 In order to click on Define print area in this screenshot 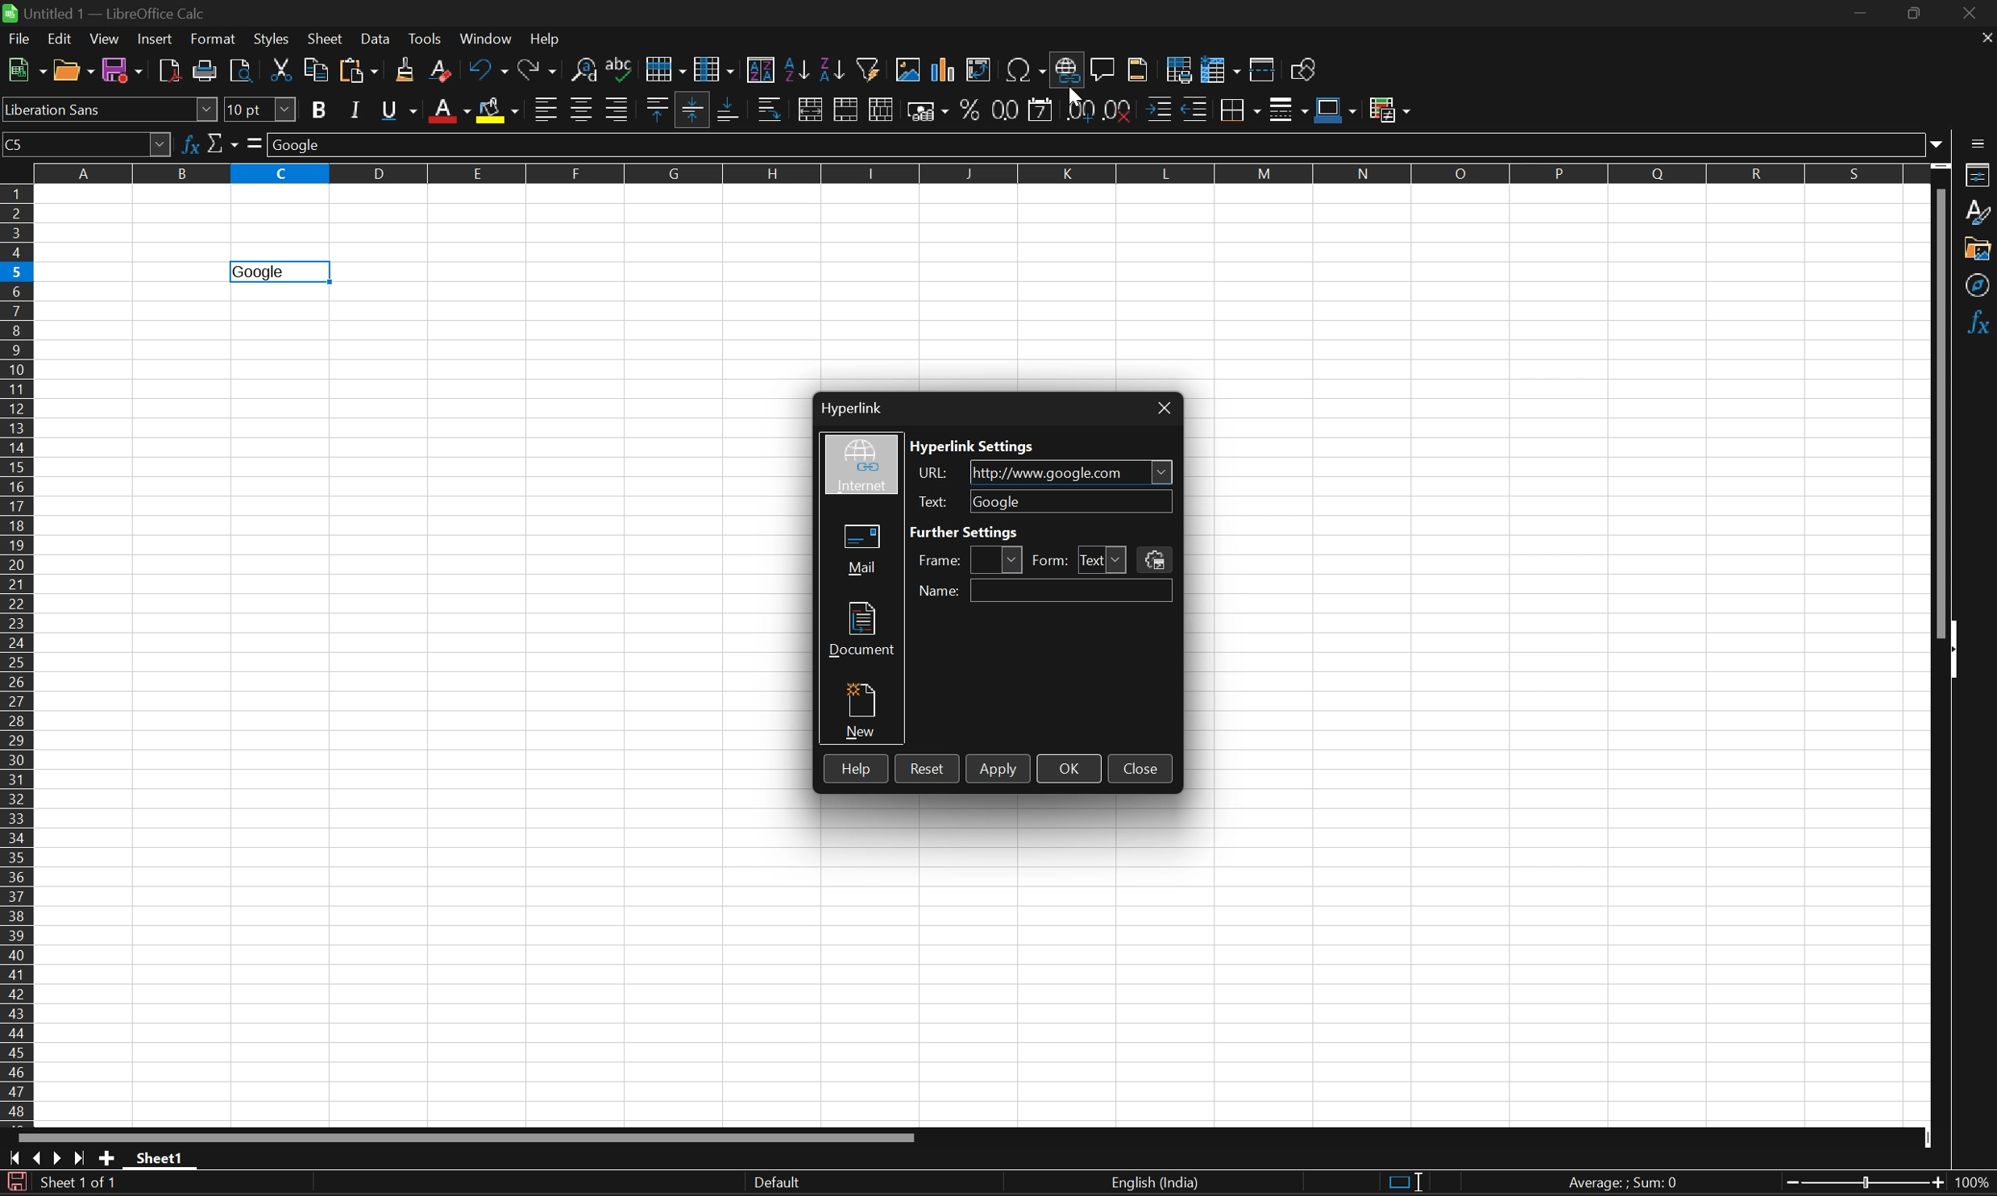, I will do `click(1178, 67)`.